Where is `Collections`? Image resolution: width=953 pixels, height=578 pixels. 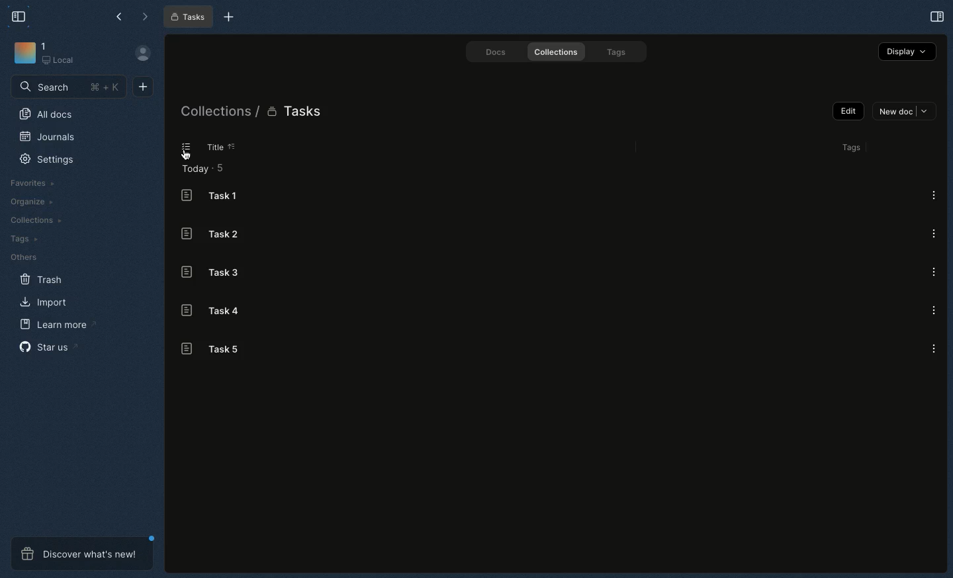 Collections is located at coordinates (558, 52).